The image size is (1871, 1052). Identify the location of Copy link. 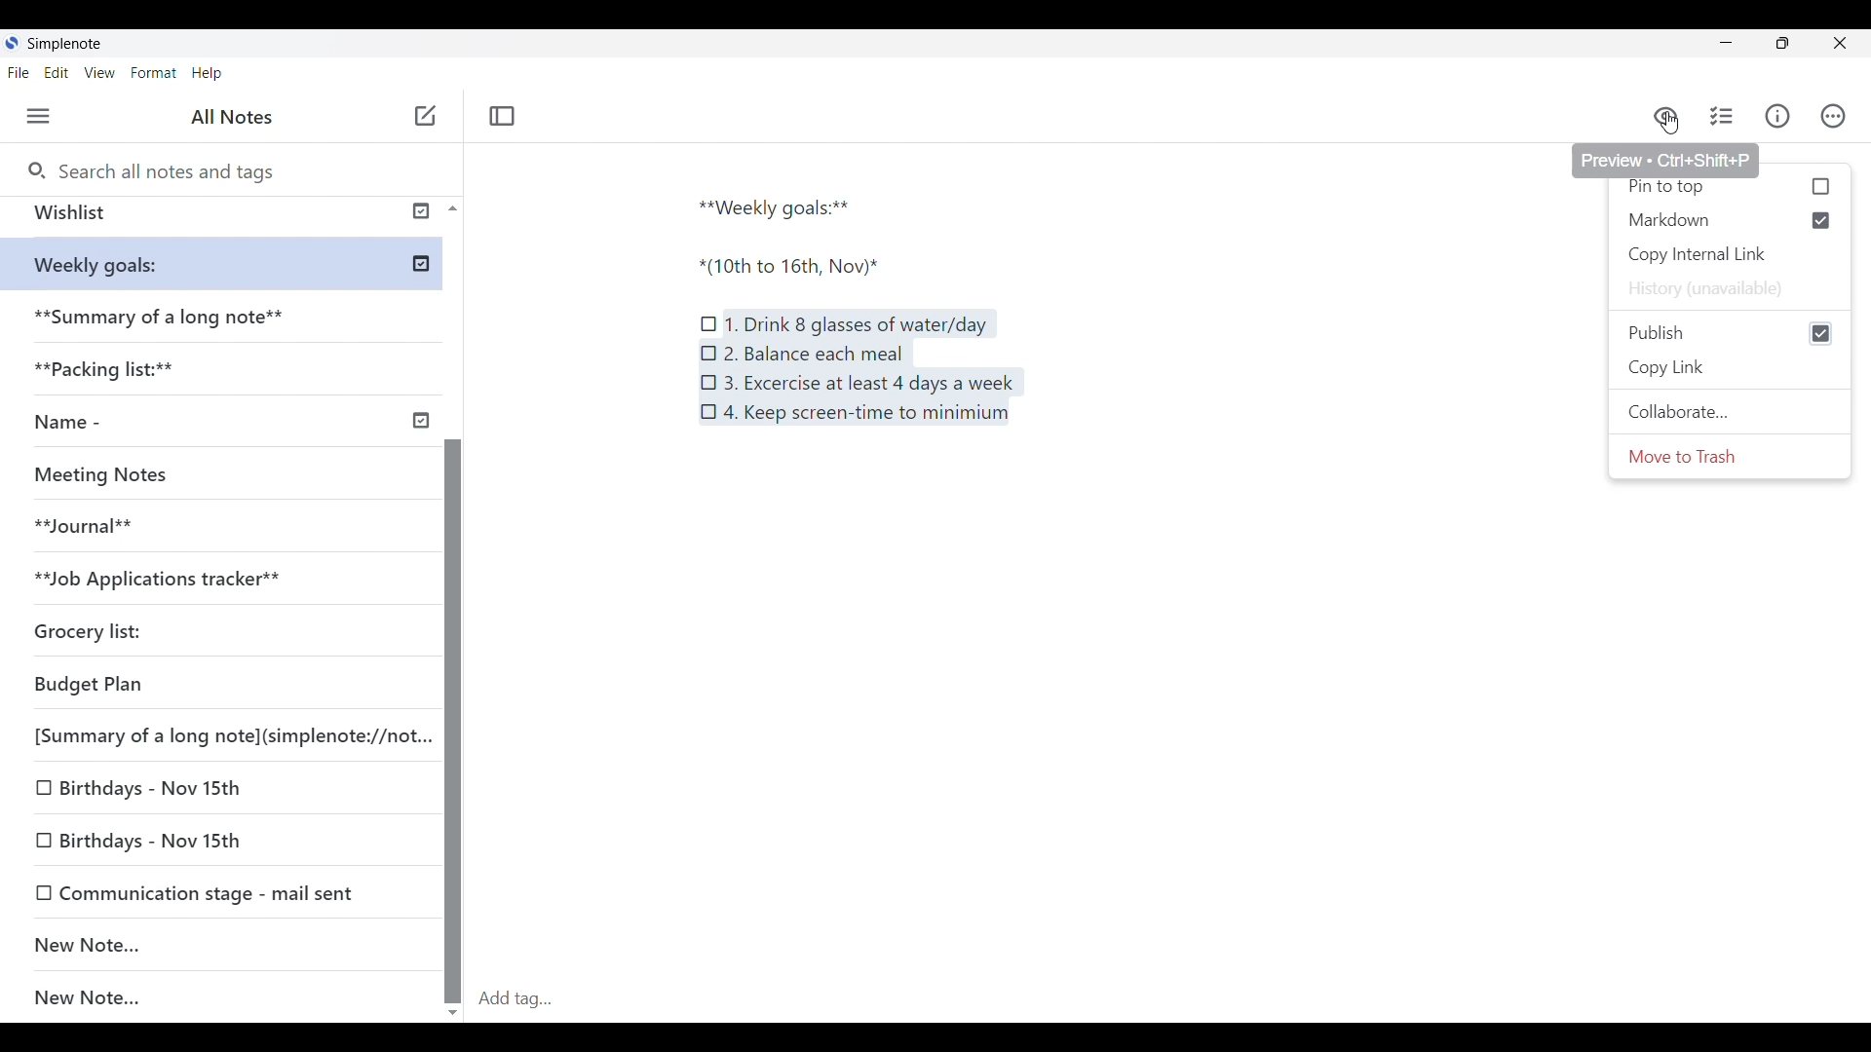
(1671, 367).